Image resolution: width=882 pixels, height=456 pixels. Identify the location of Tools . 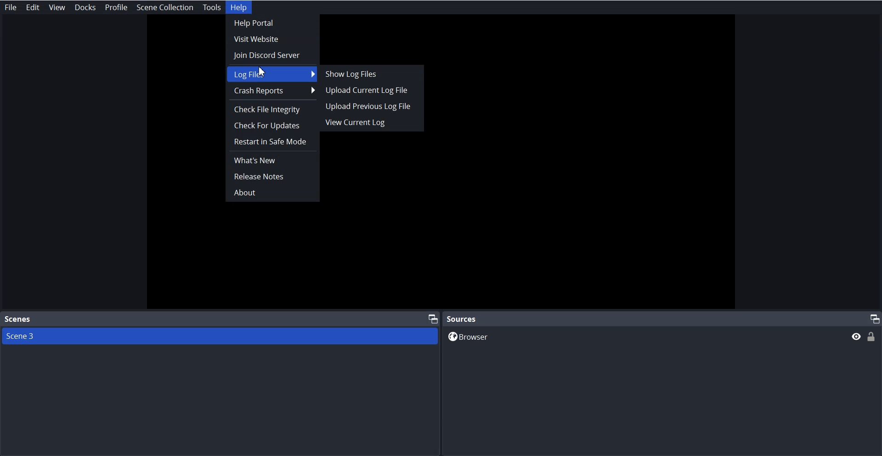
(211, 7).